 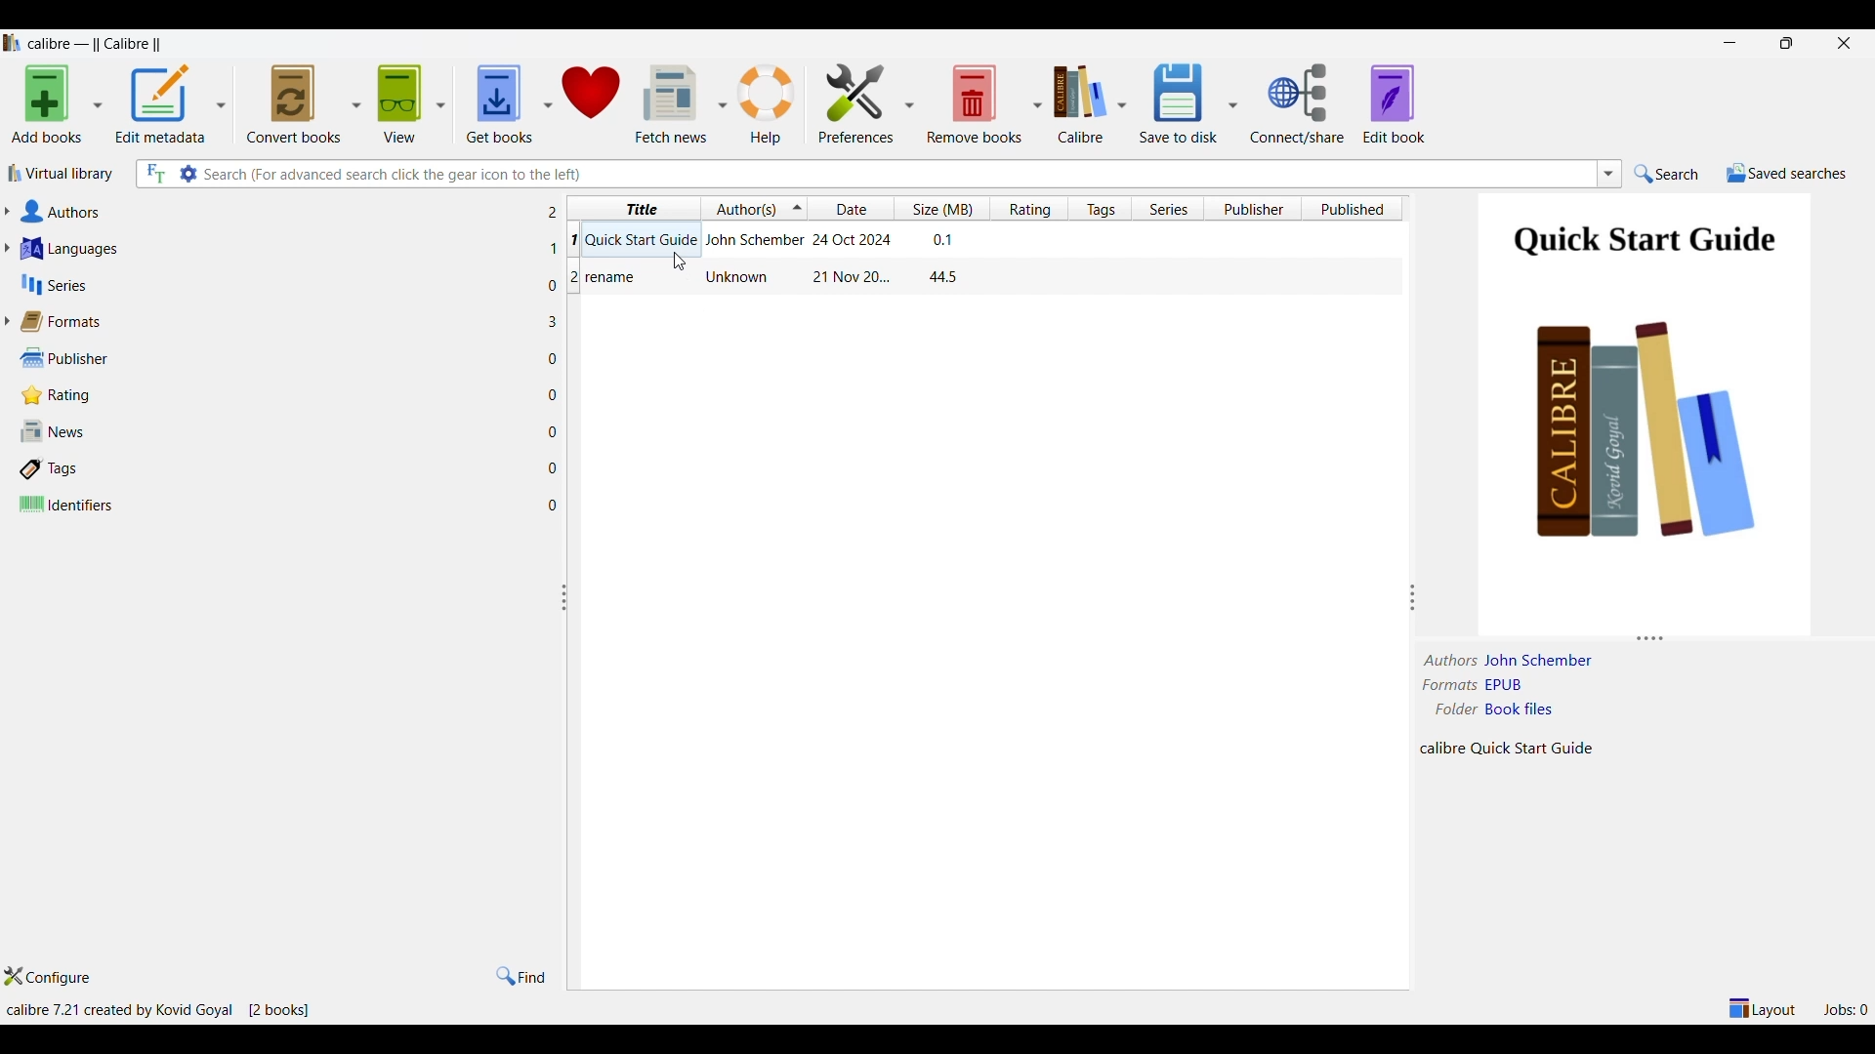 What do you see at coordinates (908, 102) in the screenshot?
I see `Preference options` at bounding box center [908, 102].